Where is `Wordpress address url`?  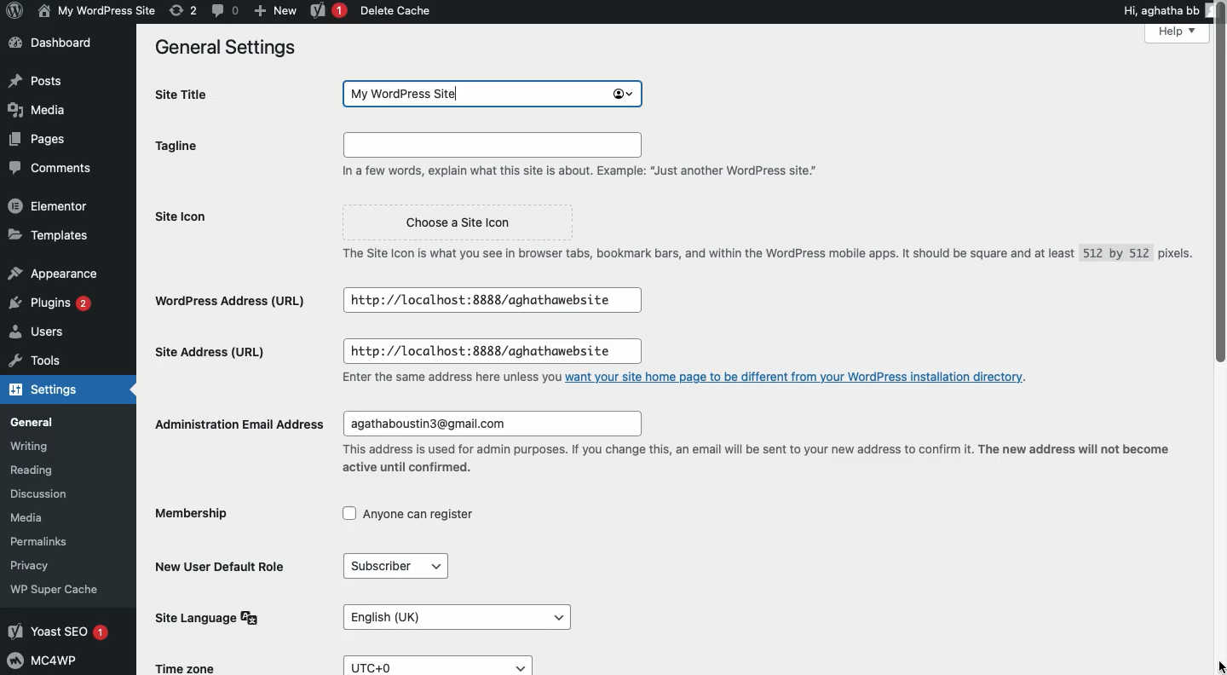
Wordpress address url is located at coordinates (229, 306).